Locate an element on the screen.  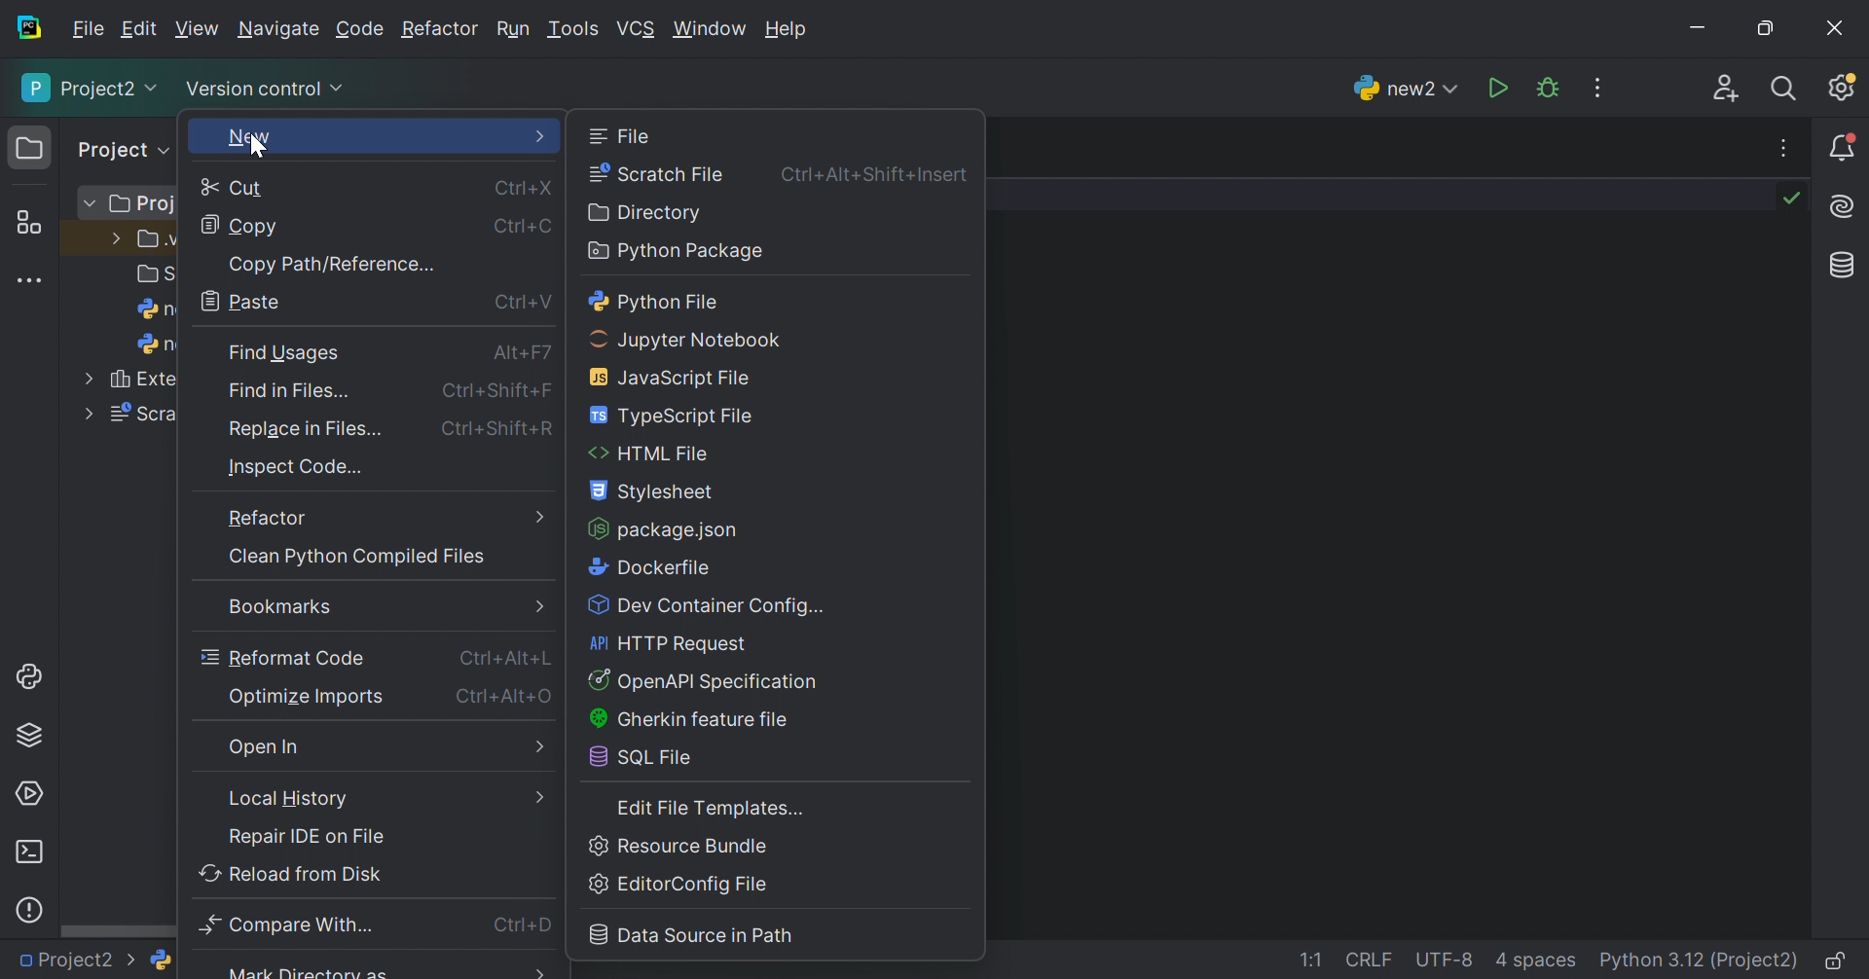
4 spaces is located at coordinates (1537, 958).